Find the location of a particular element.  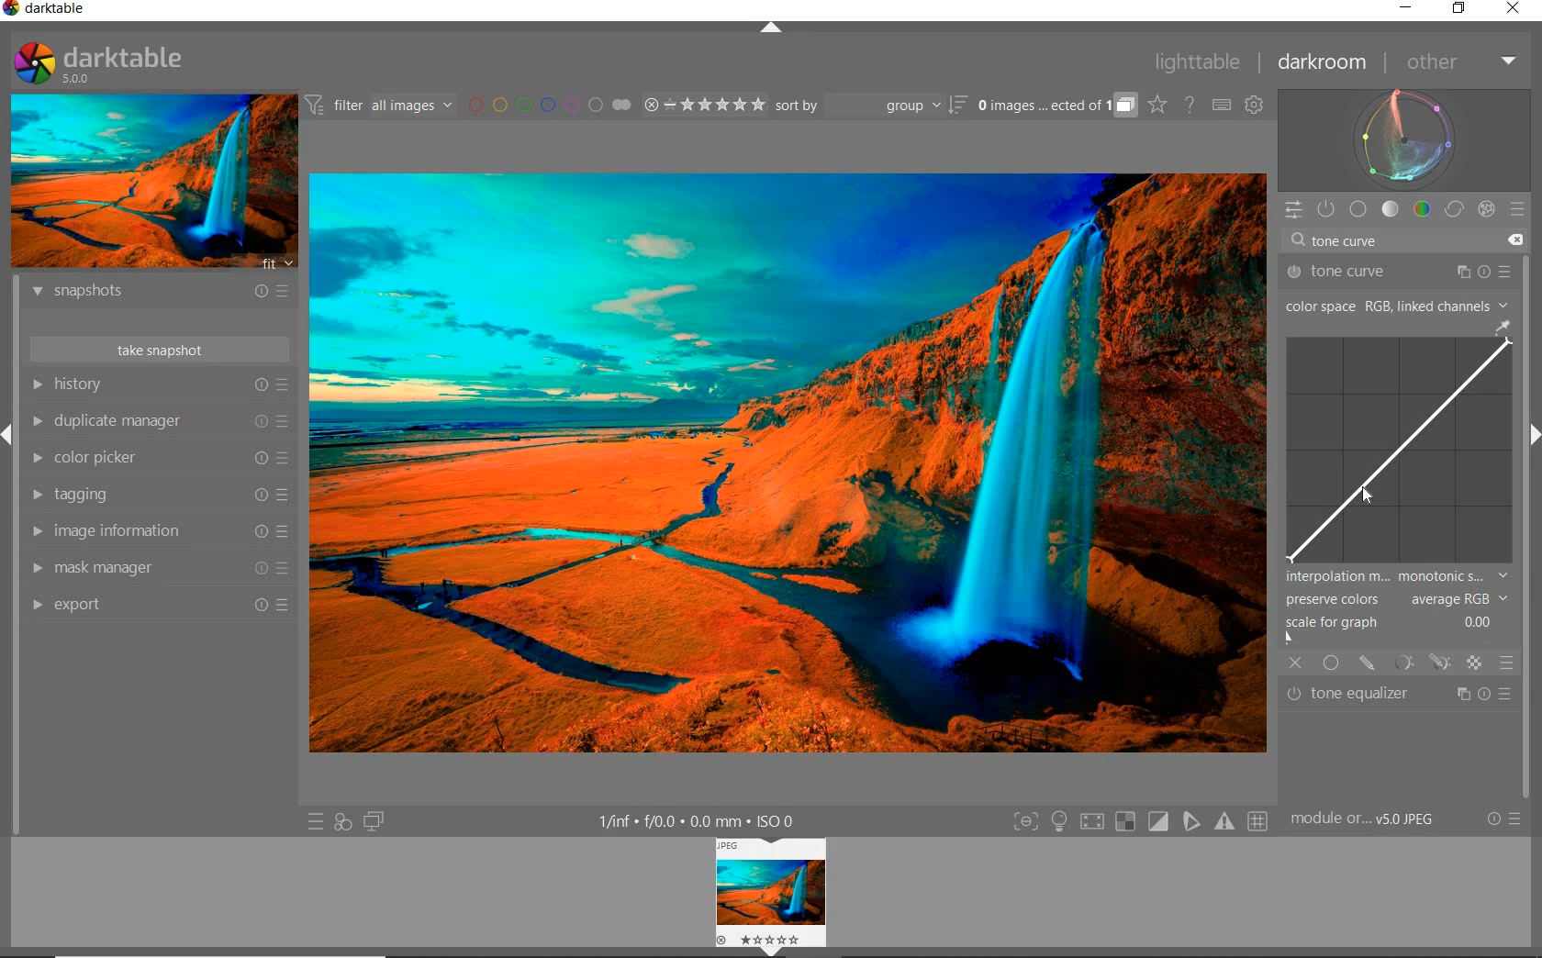

sort by is located at coordinates (871, 105).